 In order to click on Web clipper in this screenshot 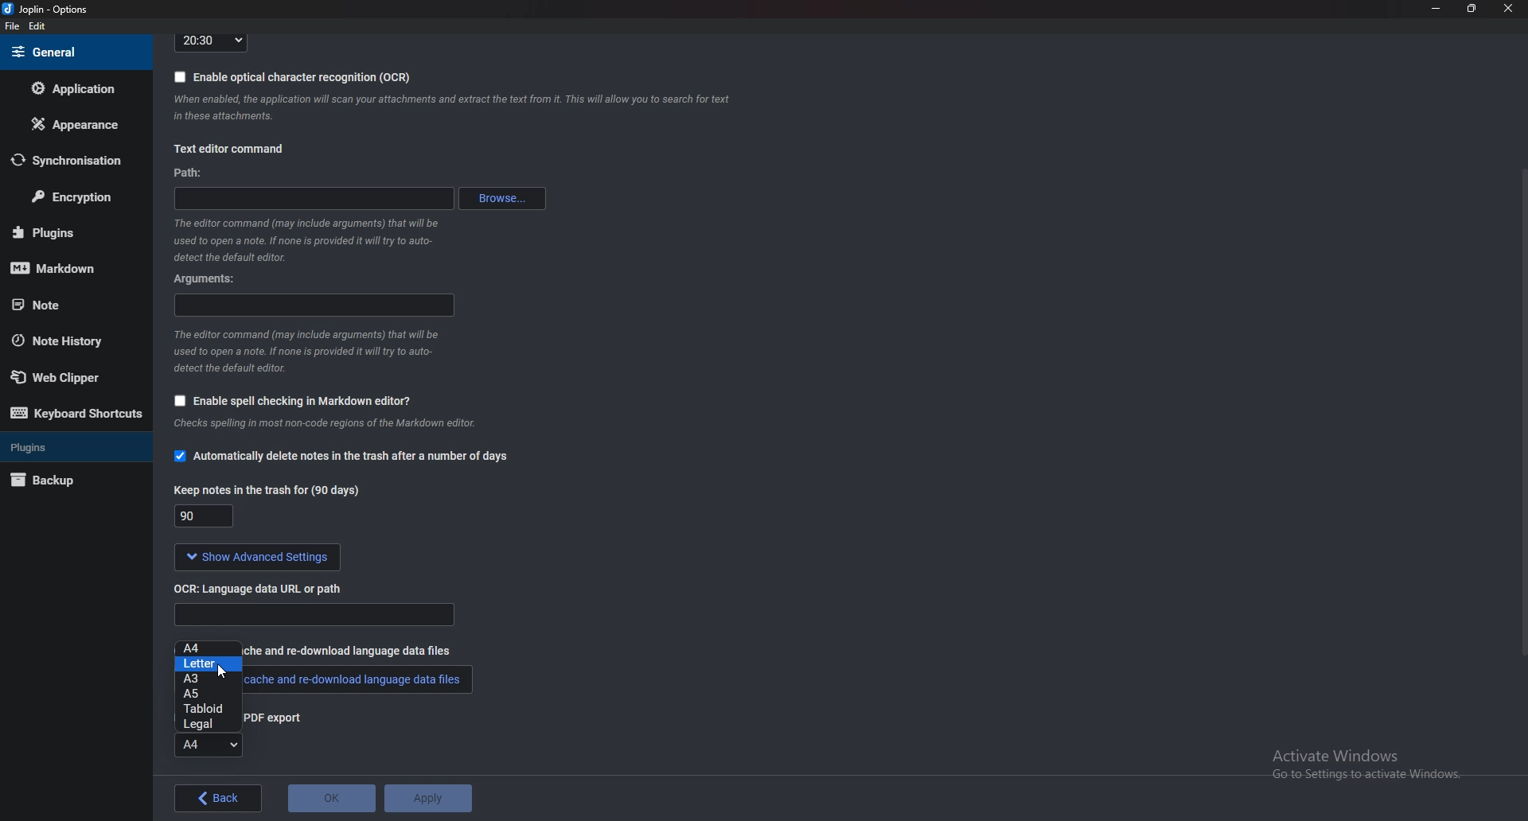, I will do `click(71, 378)`.